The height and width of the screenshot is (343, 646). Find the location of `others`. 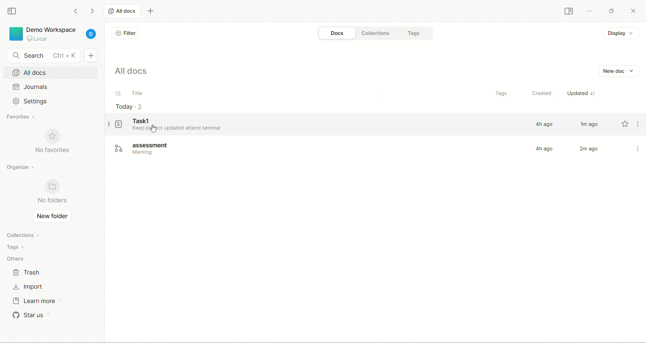

others is located at coordinates (18, 257).